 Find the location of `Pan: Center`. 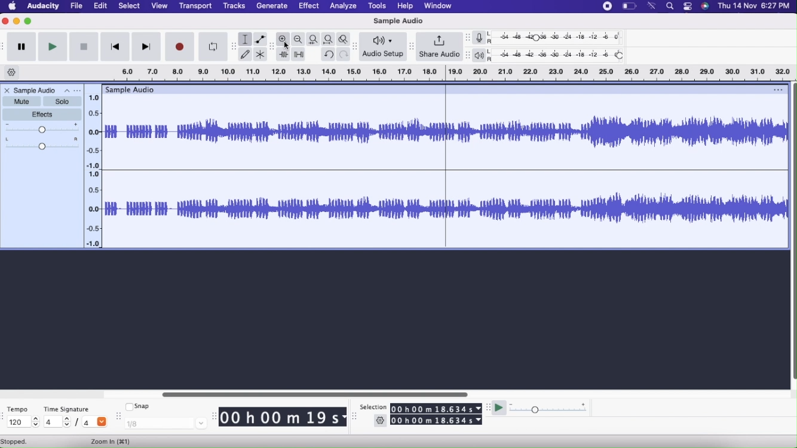

Pan: Center is located at coordinates (42, 145).